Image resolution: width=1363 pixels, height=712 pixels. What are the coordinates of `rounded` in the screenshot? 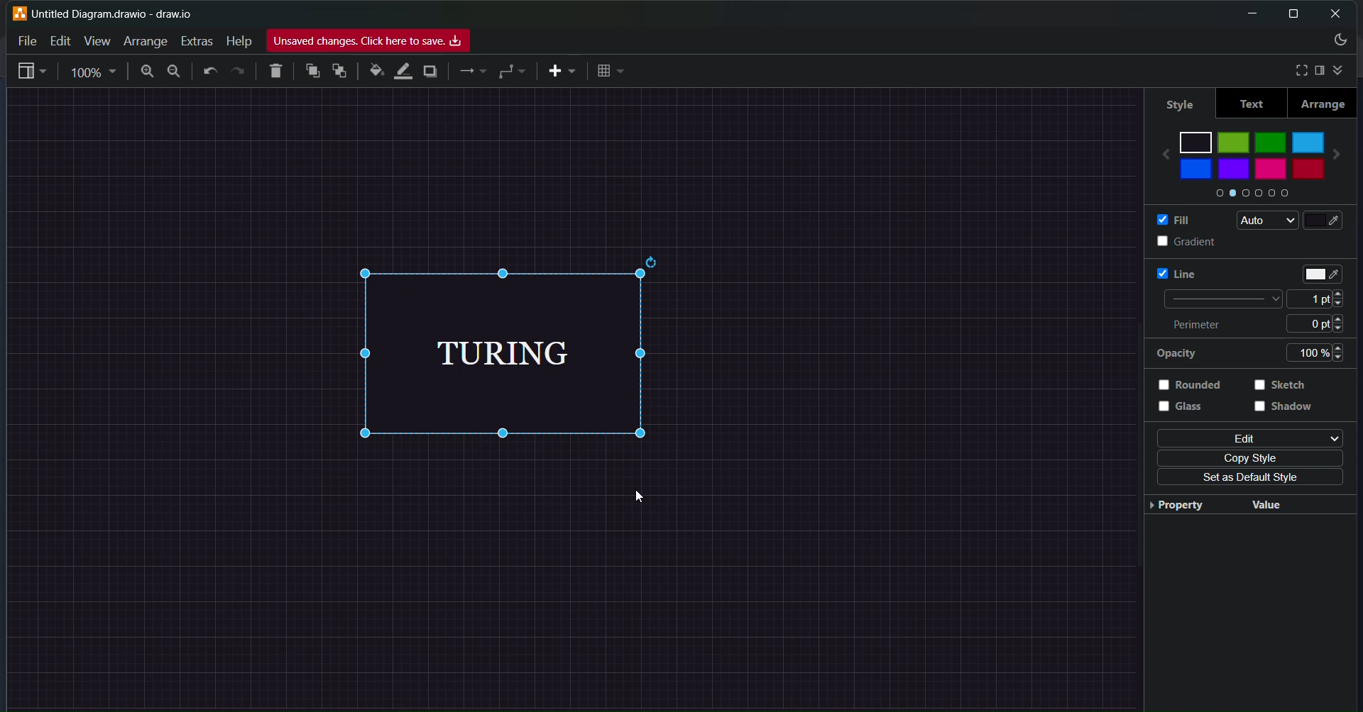 It's located at (1195, 384).